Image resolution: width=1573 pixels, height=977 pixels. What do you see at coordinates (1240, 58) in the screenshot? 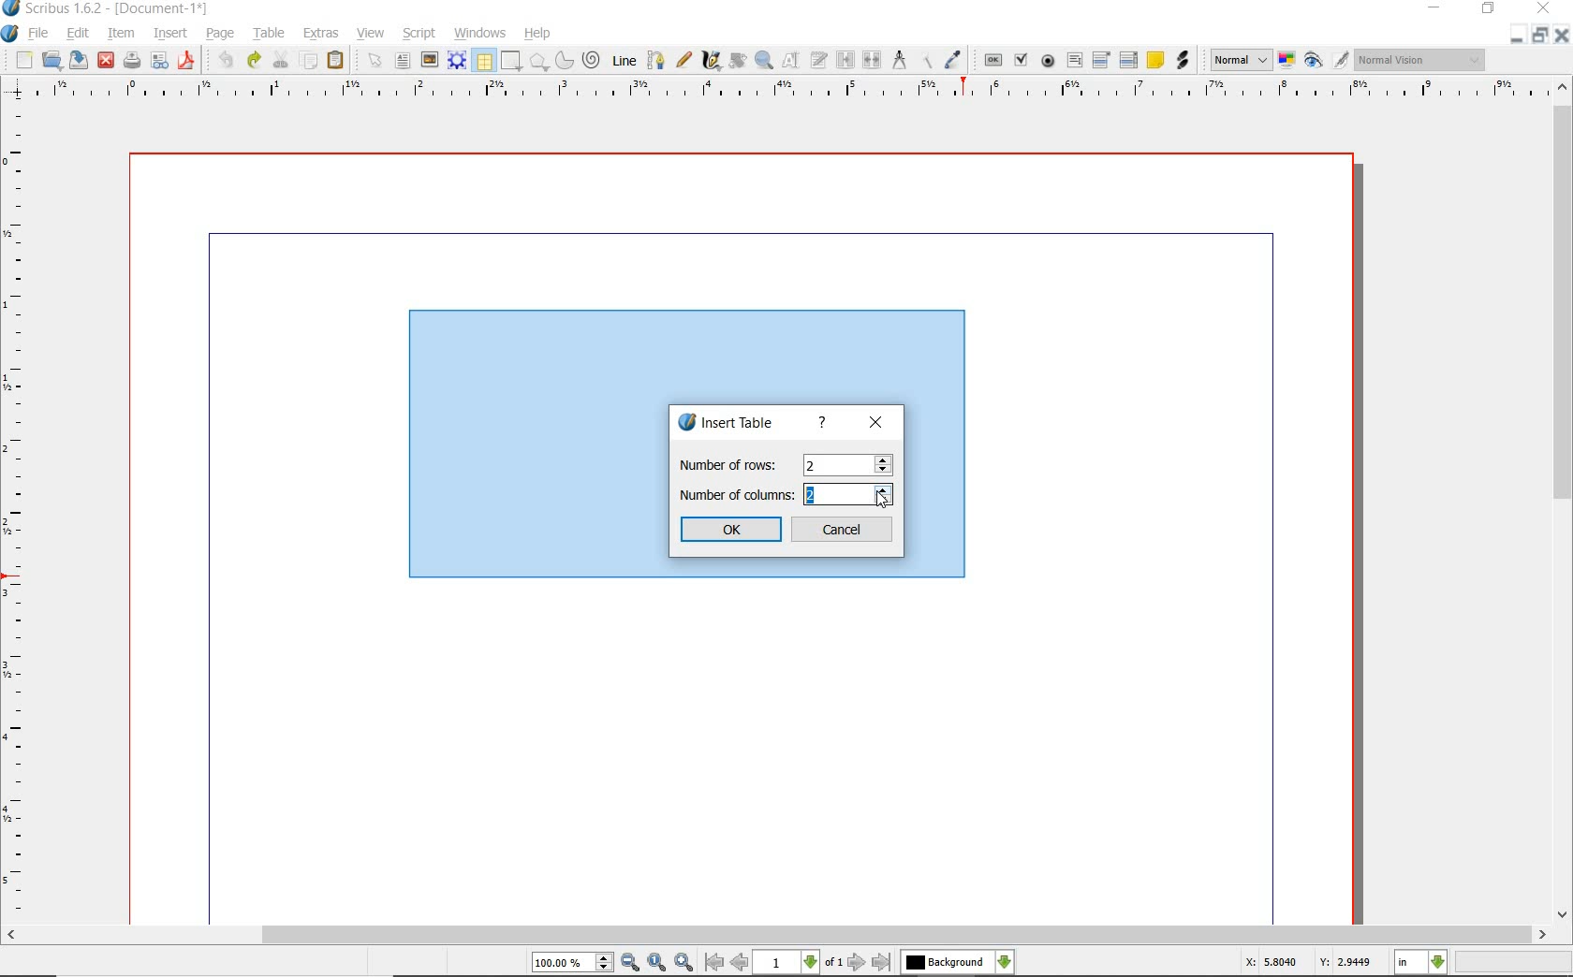
I see `image preview quality` at bounding box center [1240, 58].